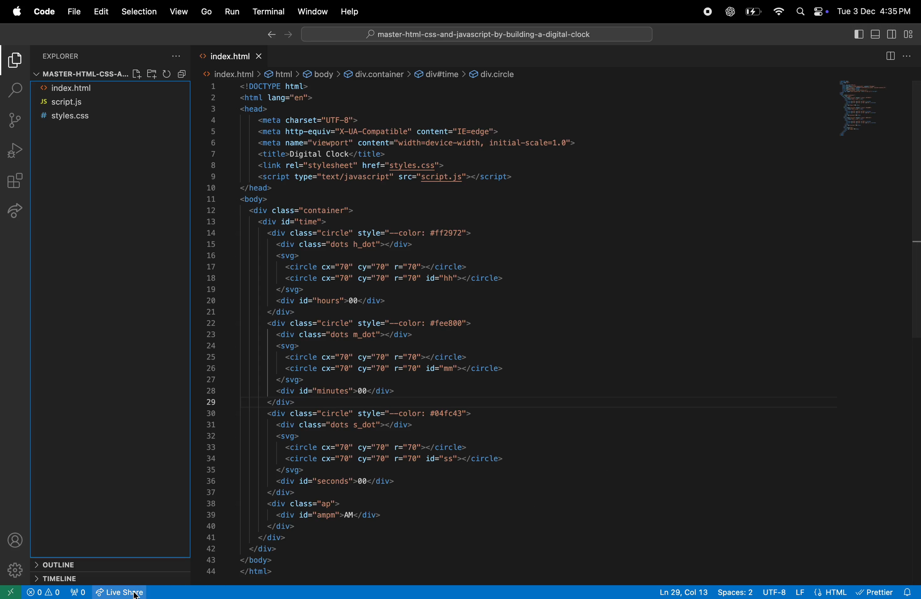 The image size is (921, 599). I want to click on options, so click(174, 53).